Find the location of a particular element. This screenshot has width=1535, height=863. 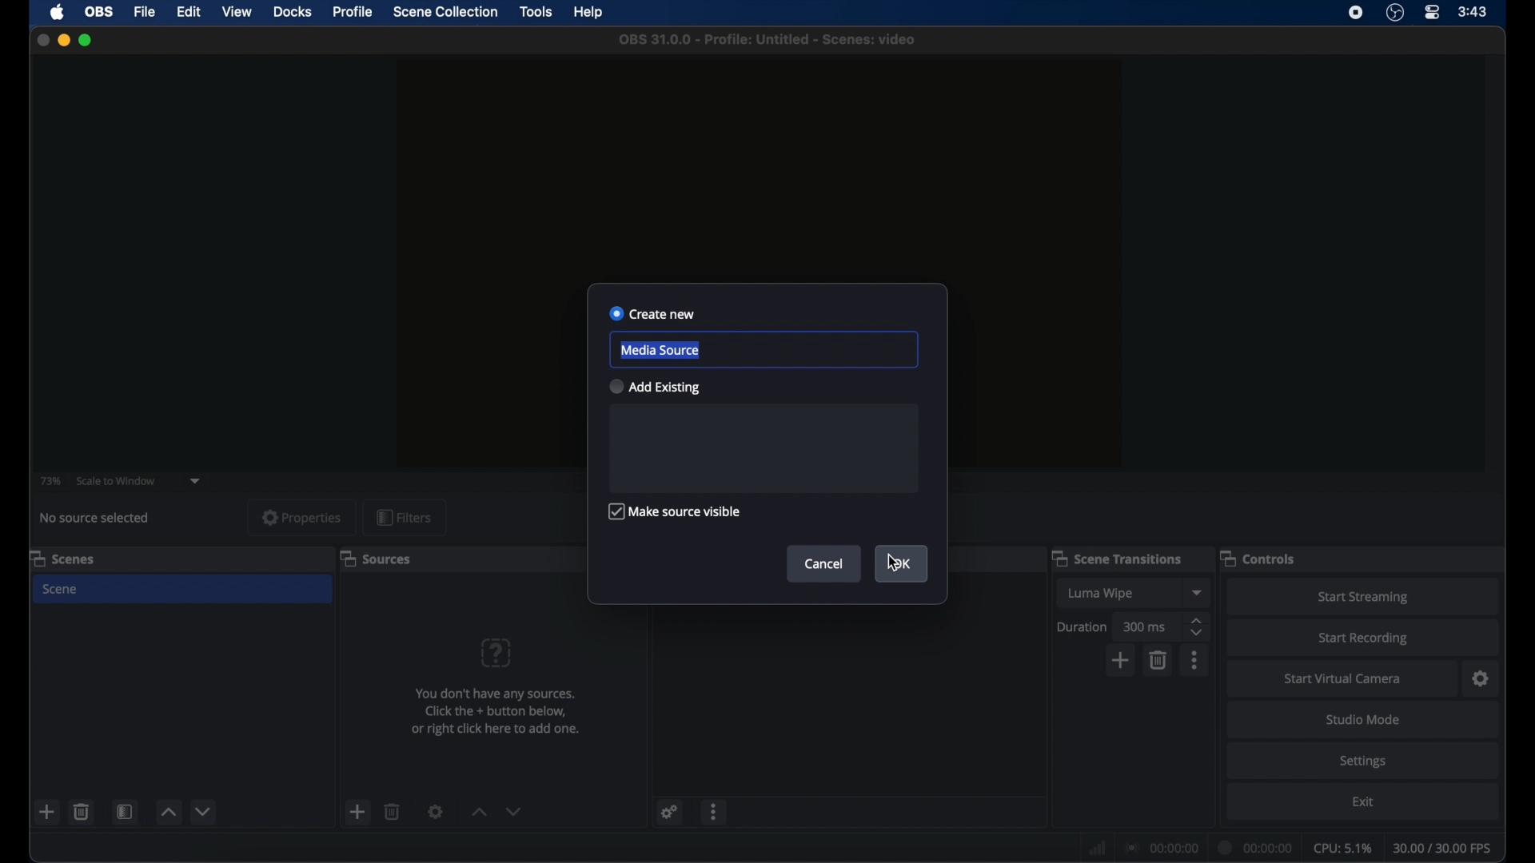

start streaming is located at coordinates (1364, 598).